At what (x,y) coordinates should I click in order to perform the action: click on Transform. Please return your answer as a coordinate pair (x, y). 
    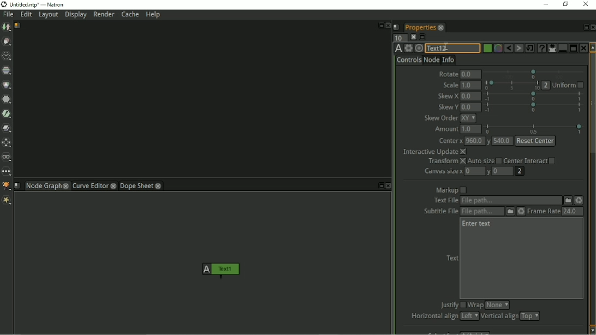
    Looking at the image, I should click on (446, 161).